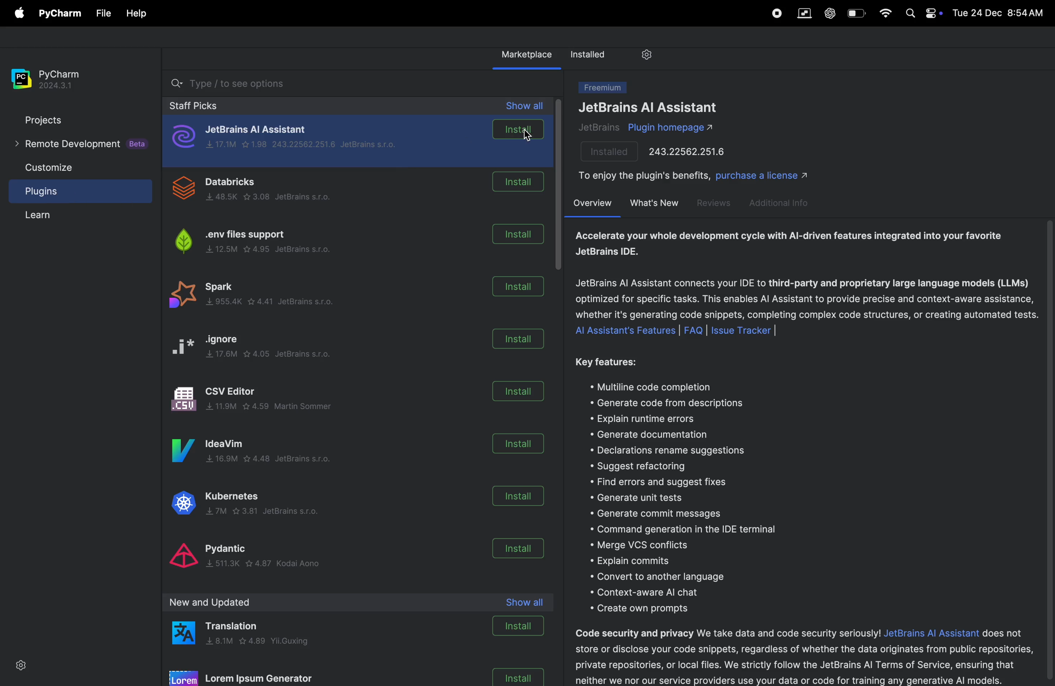 The width and height of the screenshot is (1055, 686). What do you see at coordinates (23, 665) in the screenshot?
I see `settings` at bounding box center [23, 665].